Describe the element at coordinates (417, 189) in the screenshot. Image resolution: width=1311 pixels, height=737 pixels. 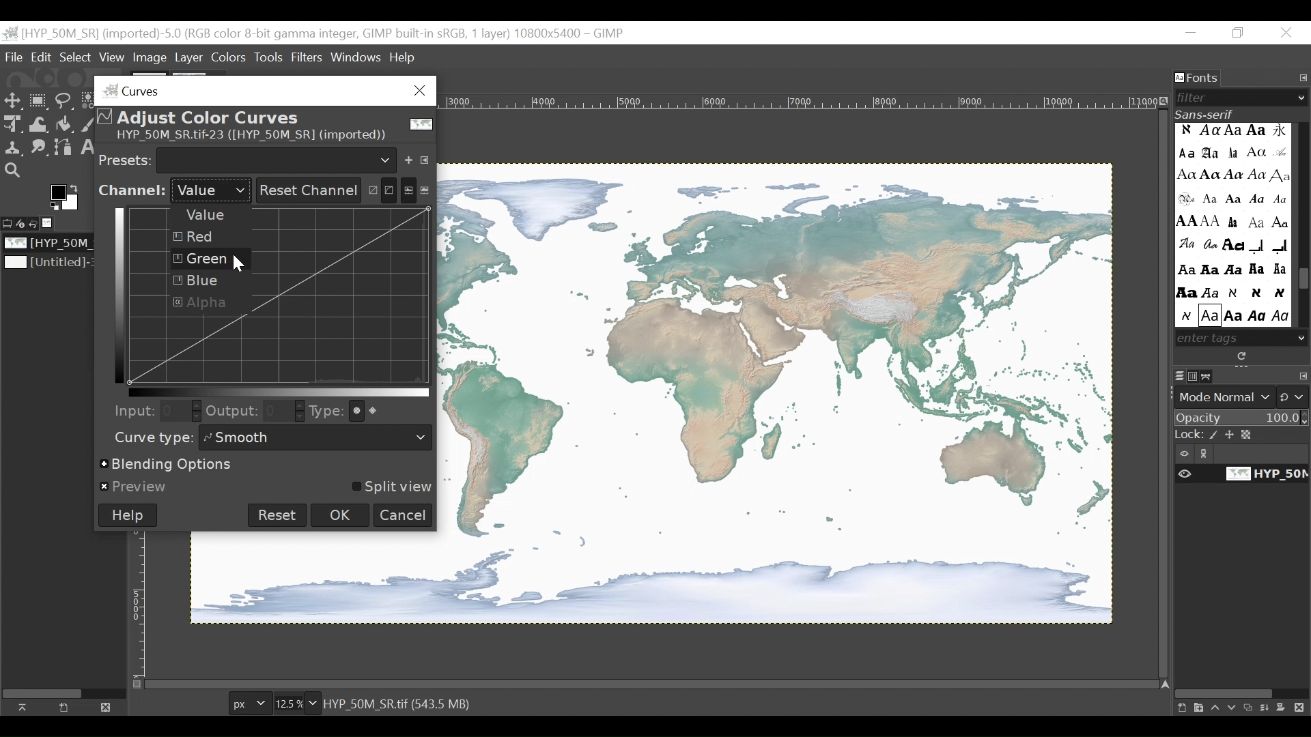
I see `Histogram` at that location.